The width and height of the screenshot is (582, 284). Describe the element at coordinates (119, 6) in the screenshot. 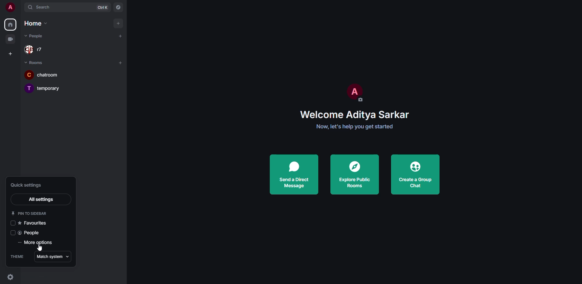

I see `navigator` at that location.